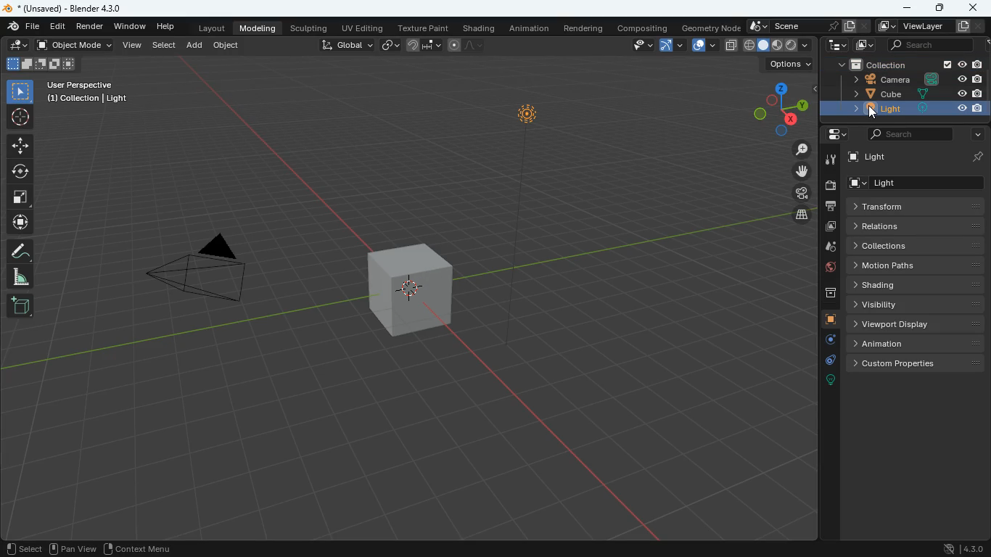  I want to click on transform, so click(918, 206).